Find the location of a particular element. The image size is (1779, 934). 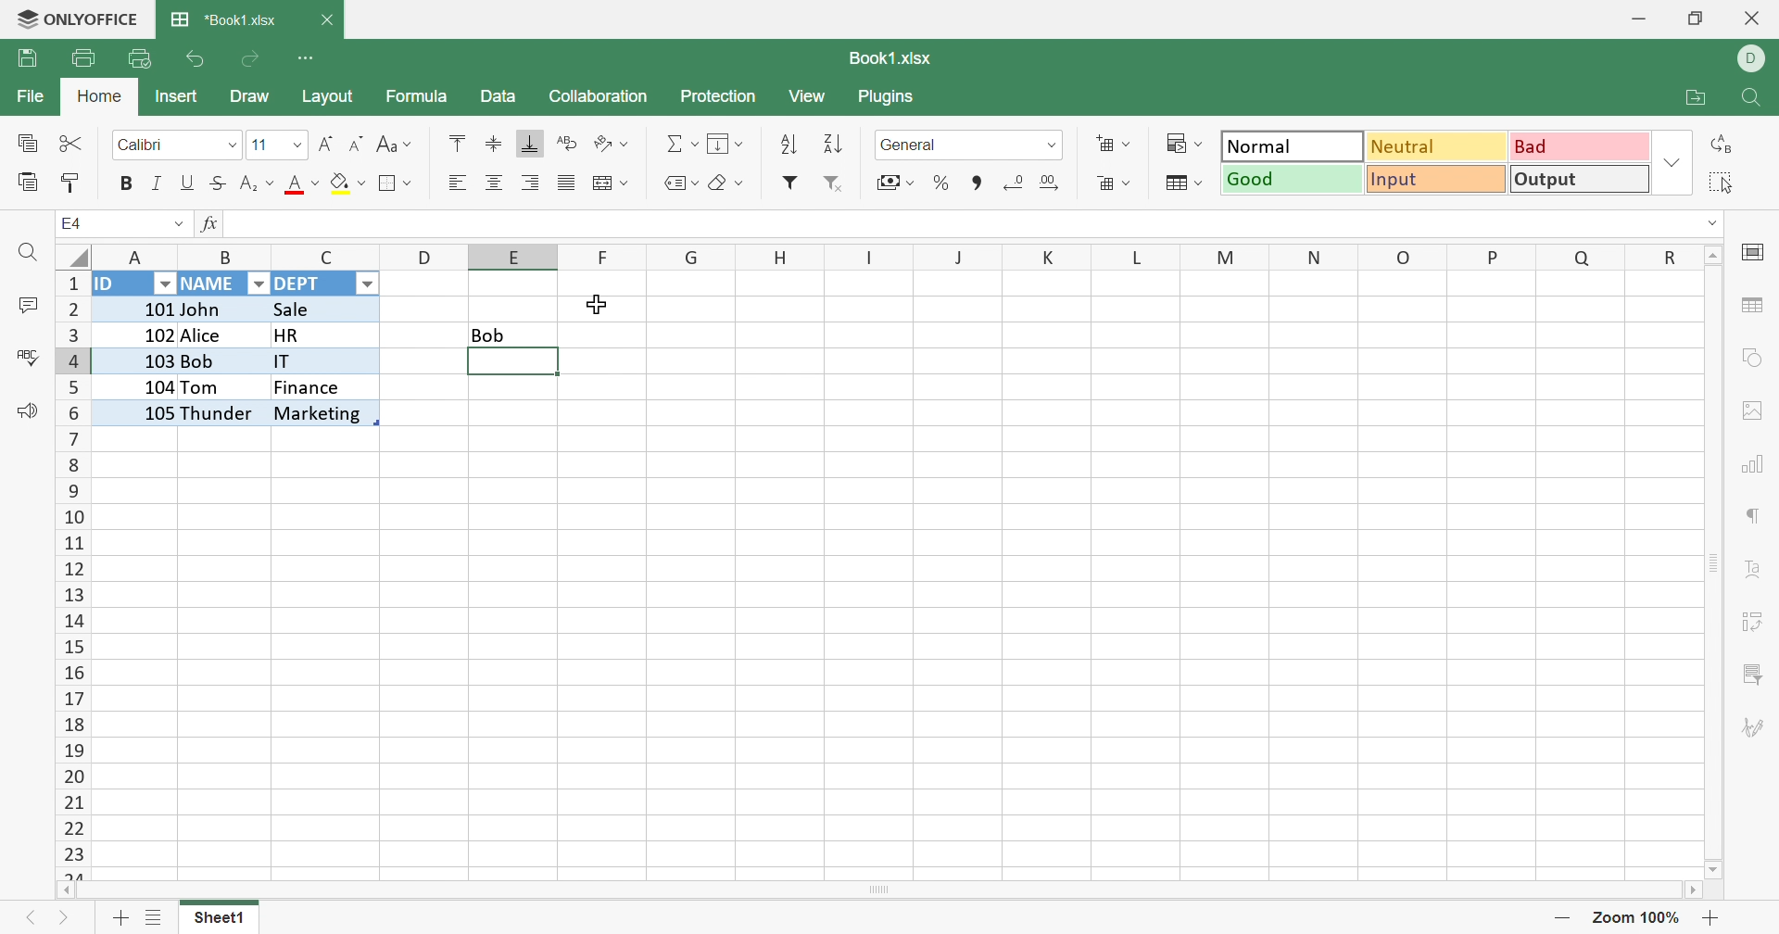

fx is located at coordinates (203, 225).